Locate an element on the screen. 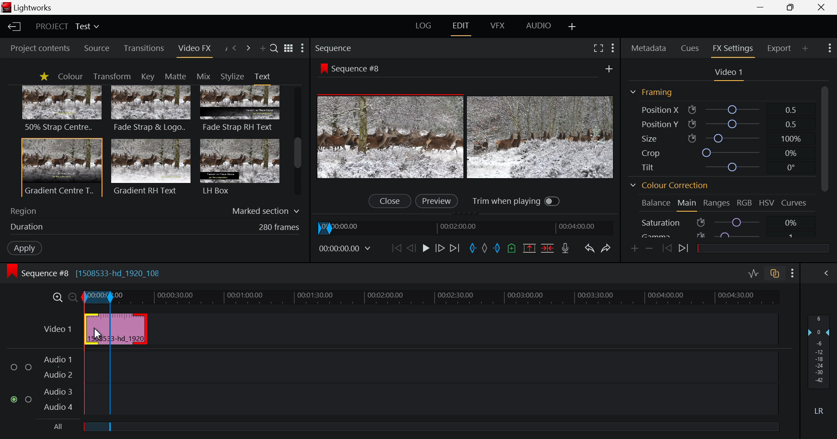 This screenshot has height=439, width=837. Apply is located at coordinates (23, 247).